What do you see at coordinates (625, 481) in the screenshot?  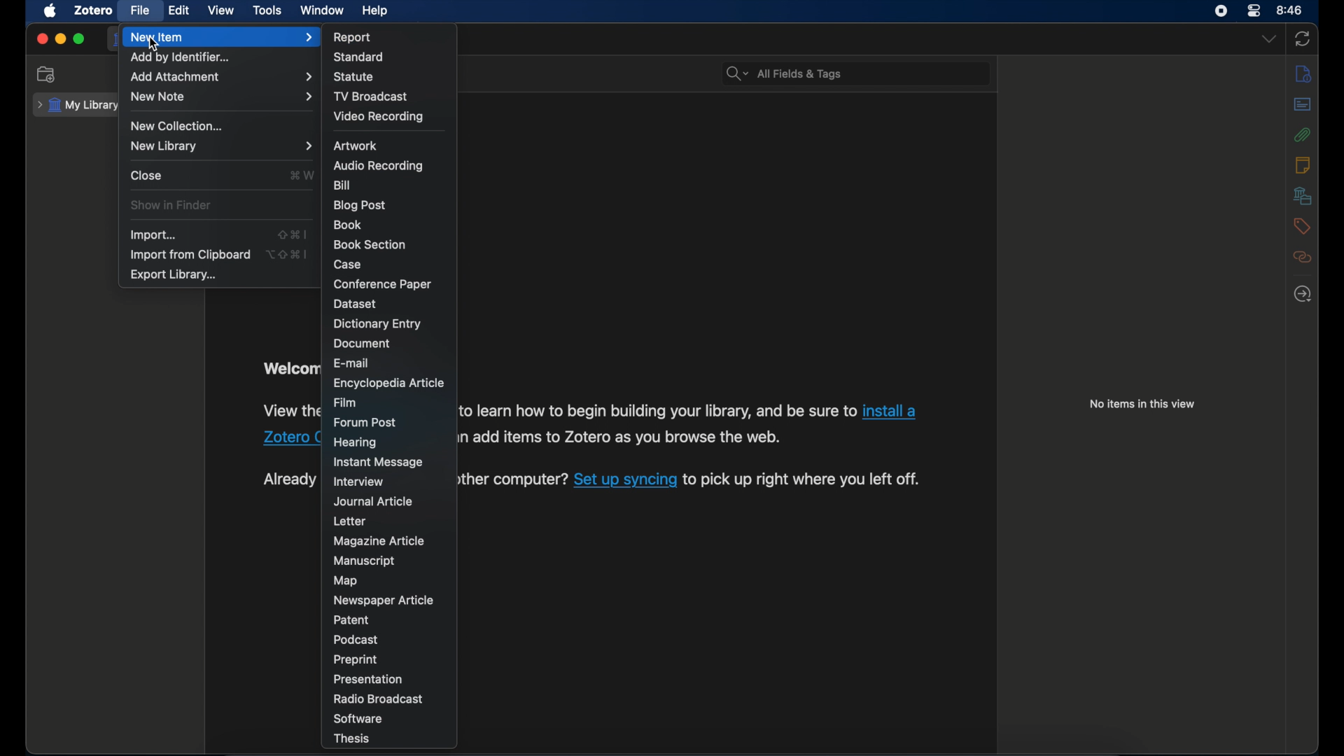 I see `sync link` at bounding box center [625, 481].